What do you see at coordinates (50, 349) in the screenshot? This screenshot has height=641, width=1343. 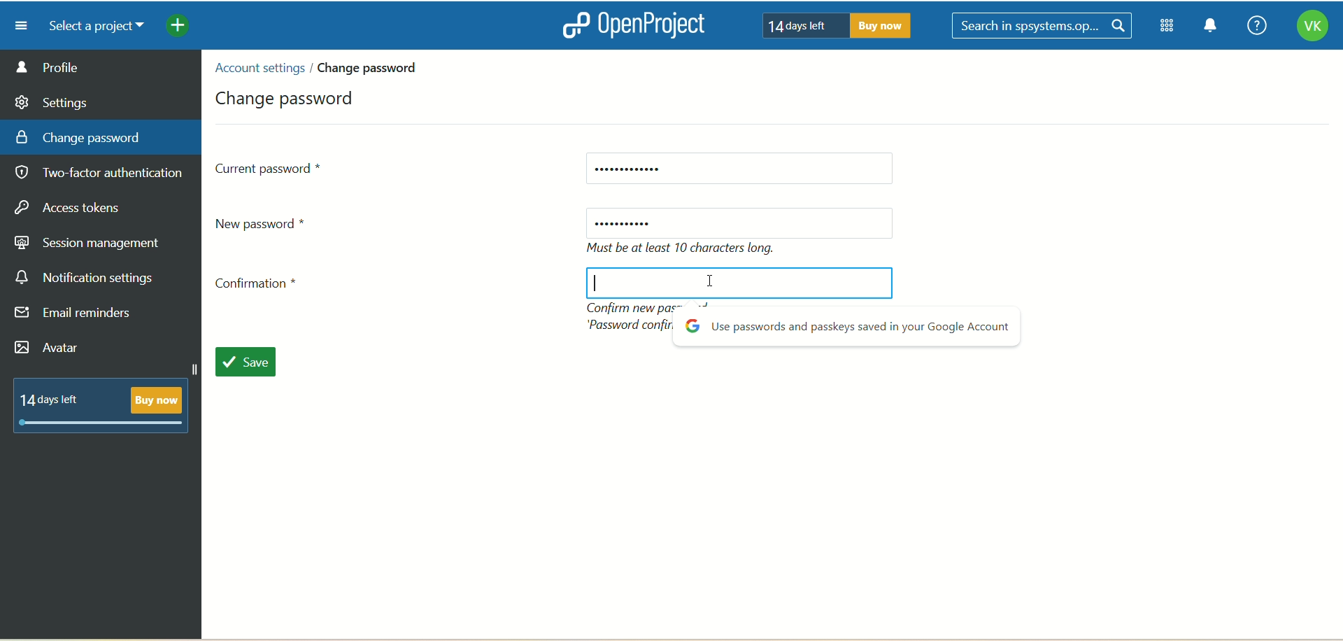 I see `avatar` at bounding box center [50, 349].